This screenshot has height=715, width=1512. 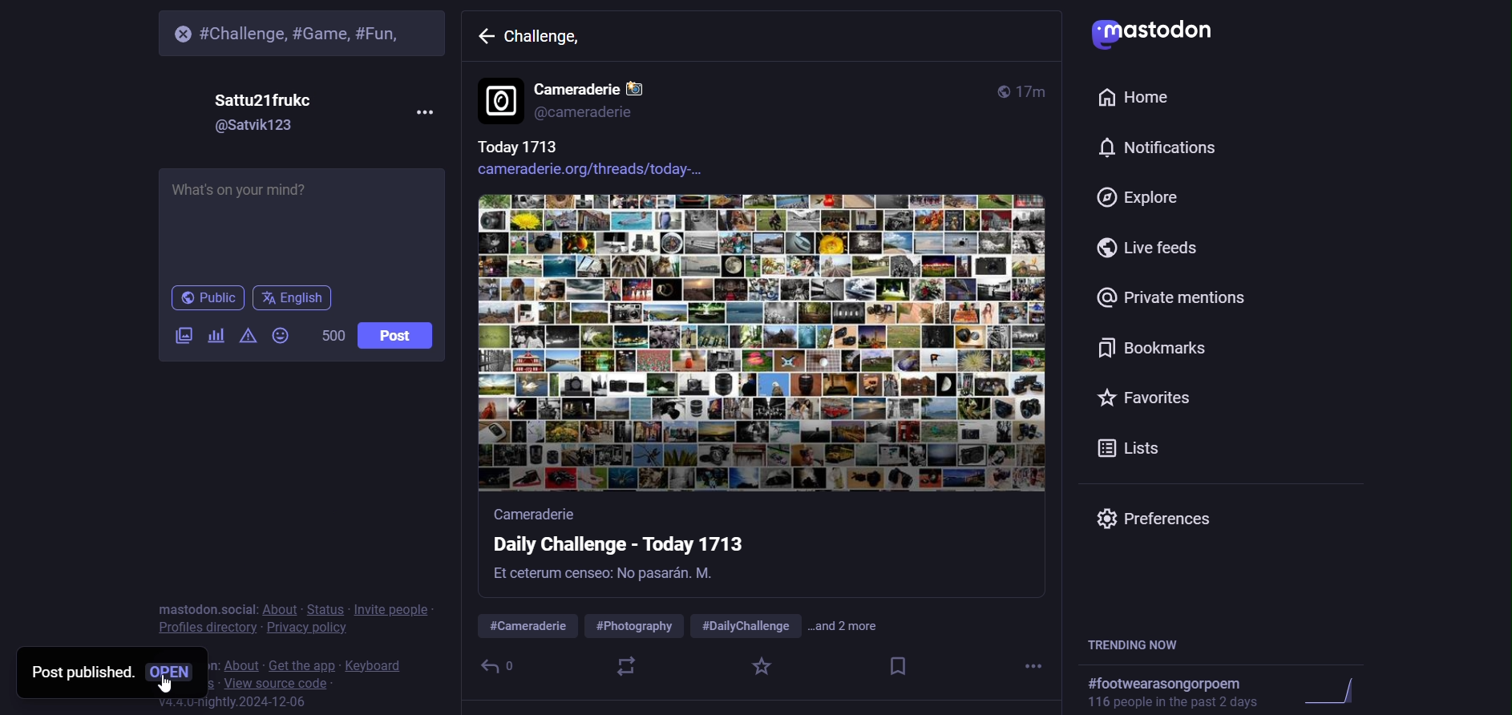 I want to click on post published, so click(x=77, y=671).